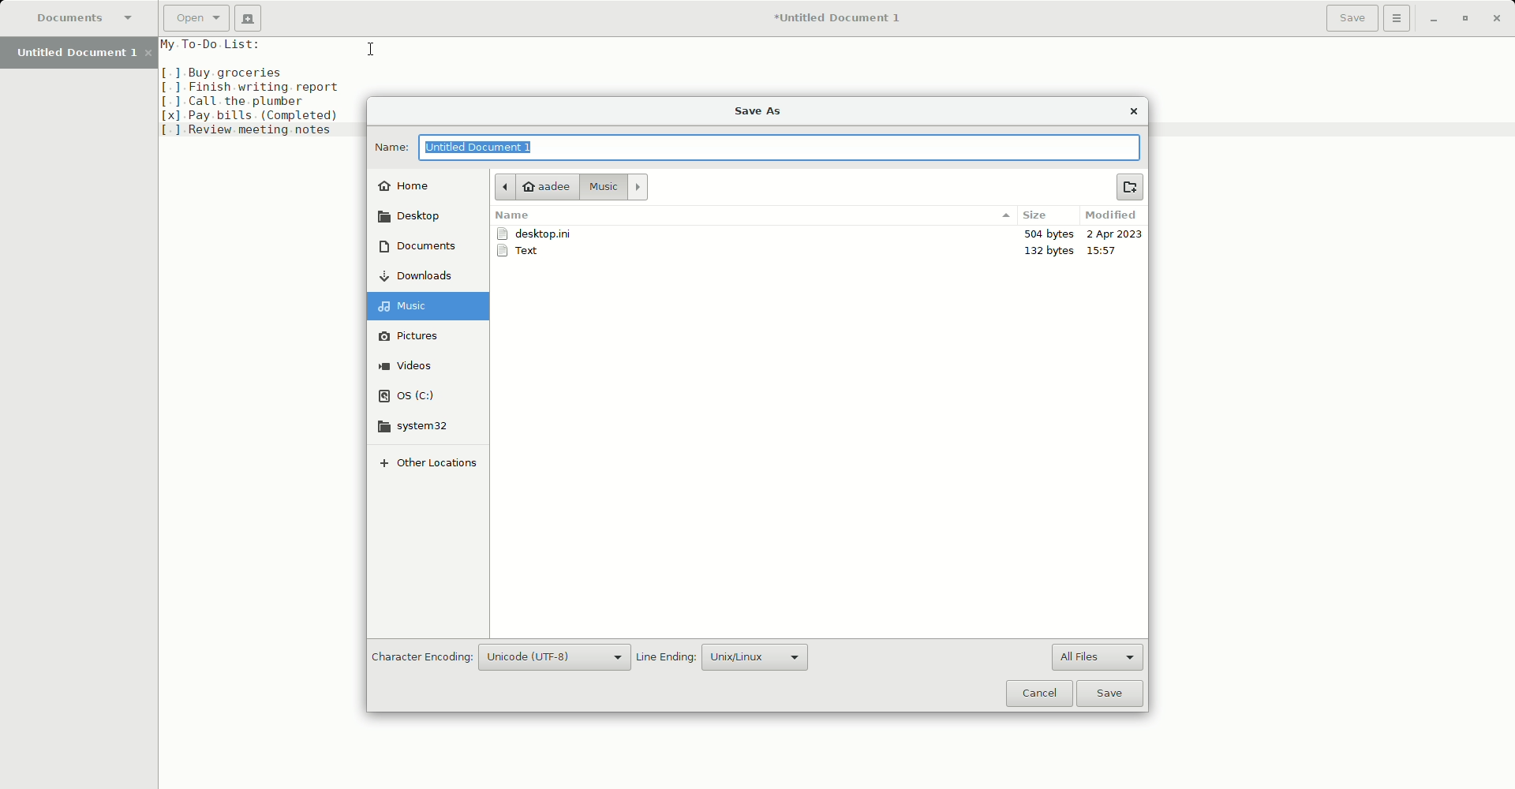 This screenshot has height=789, width=1515. Describe the element at coordinates (260, 88) in the screenshot. I see `To-Do.-List:[1 Buy groceries[1 Finish writing. report[1 Call the plumber[x] Pay bills. (Completed)[1 Review meeting notes|` at that location.